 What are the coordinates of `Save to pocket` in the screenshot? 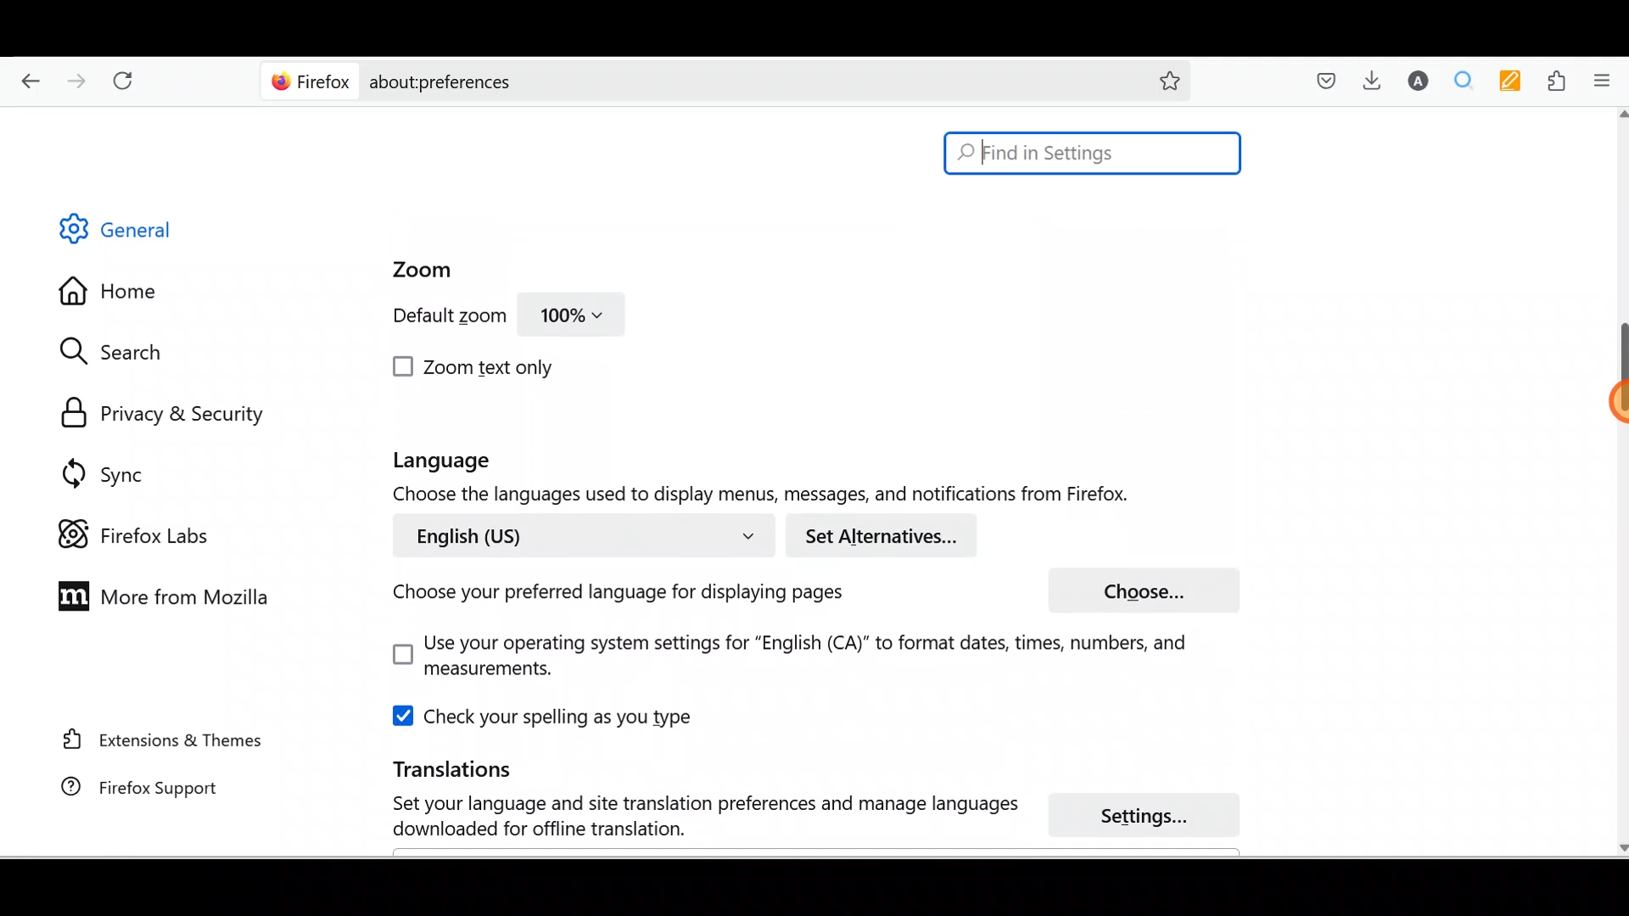 It's located at (1320, 81).